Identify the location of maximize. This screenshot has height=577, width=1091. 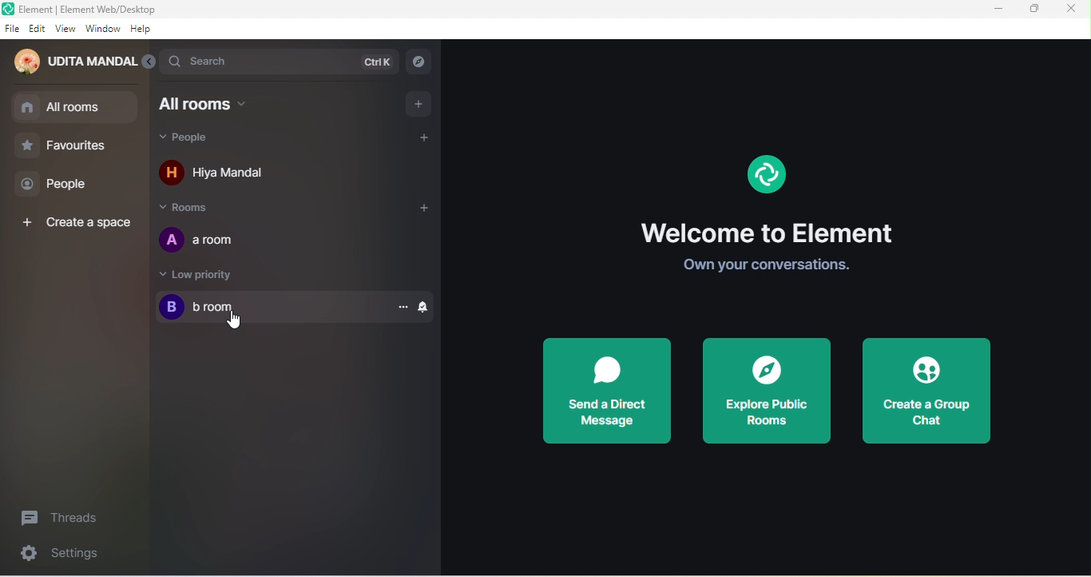
(1037, 10).